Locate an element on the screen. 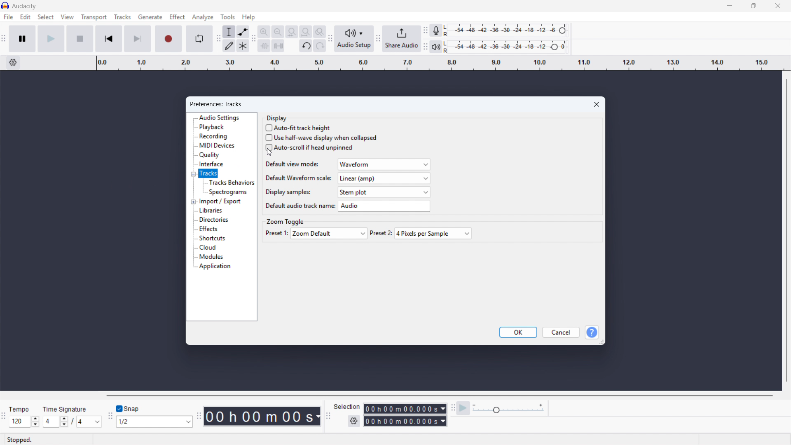  play at speed toolbar is located at coordinates (452, 408).